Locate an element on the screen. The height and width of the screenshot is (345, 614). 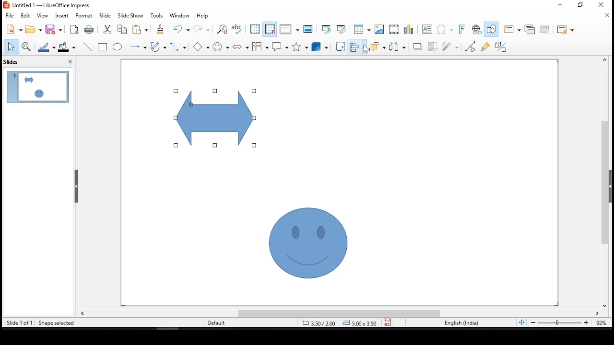
align objects is located at coordinates (356, 46).